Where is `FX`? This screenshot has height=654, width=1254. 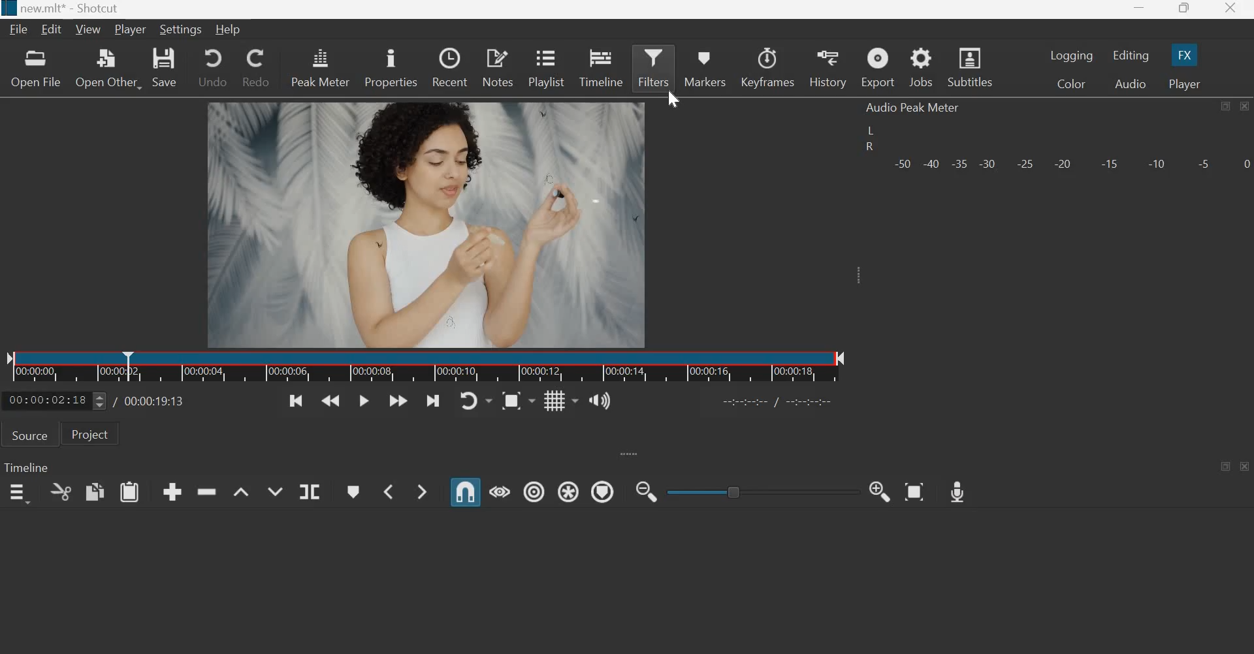
FX is located at coordinates (1185, 55).